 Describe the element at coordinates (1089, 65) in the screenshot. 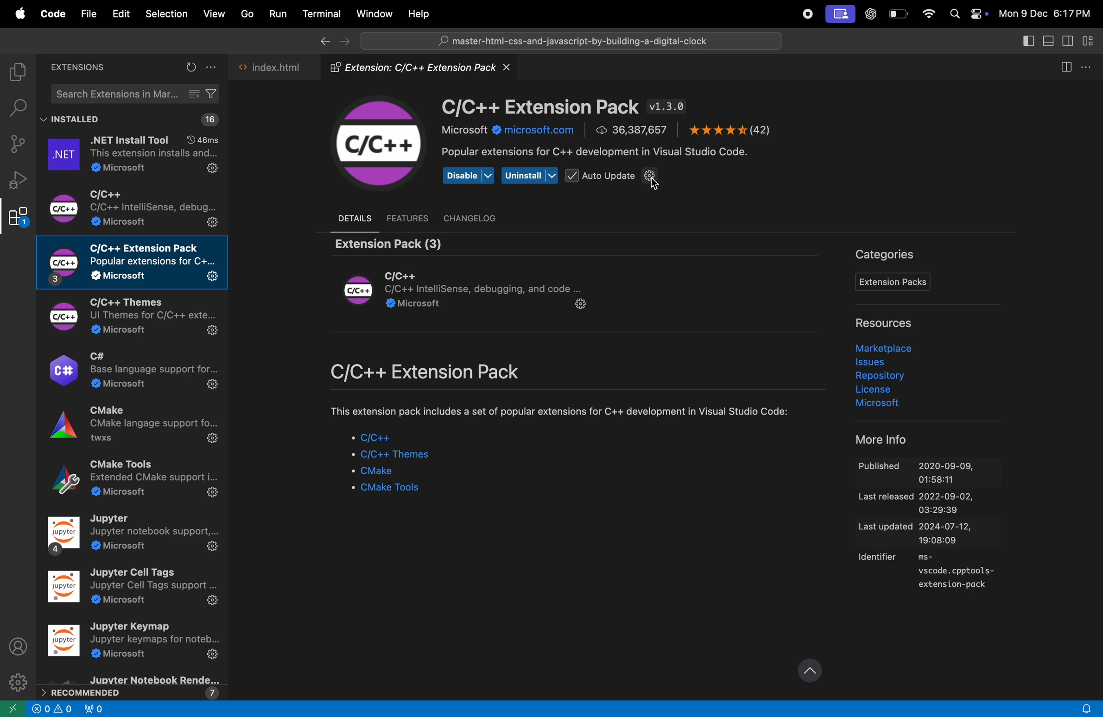

I see `more actions` at that location.